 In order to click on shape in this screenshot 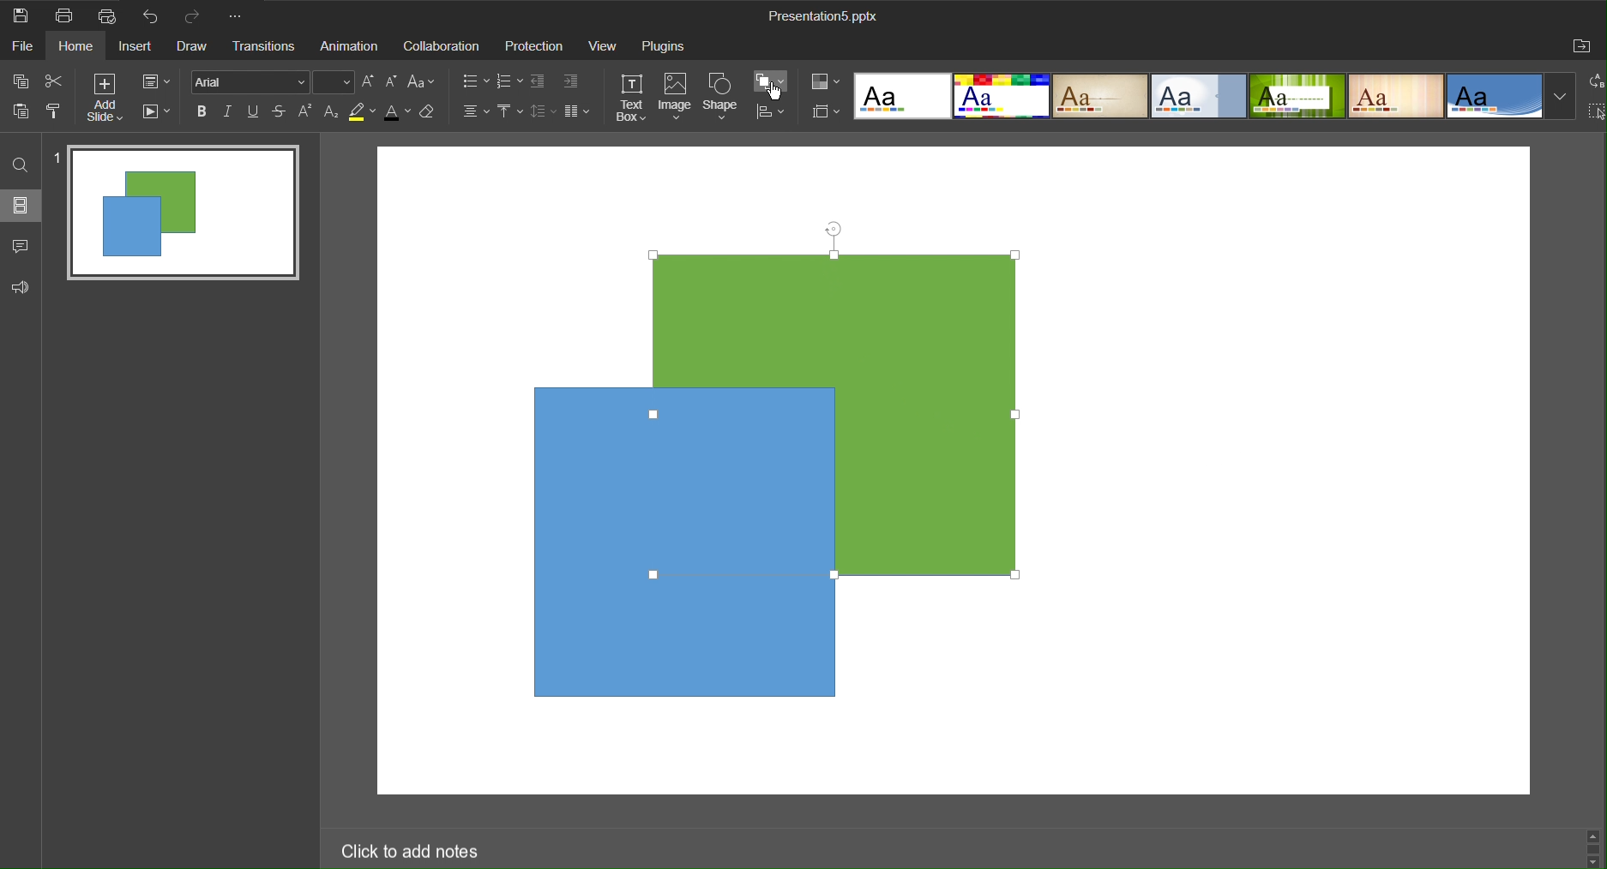, I will do `click(565, 540)`.